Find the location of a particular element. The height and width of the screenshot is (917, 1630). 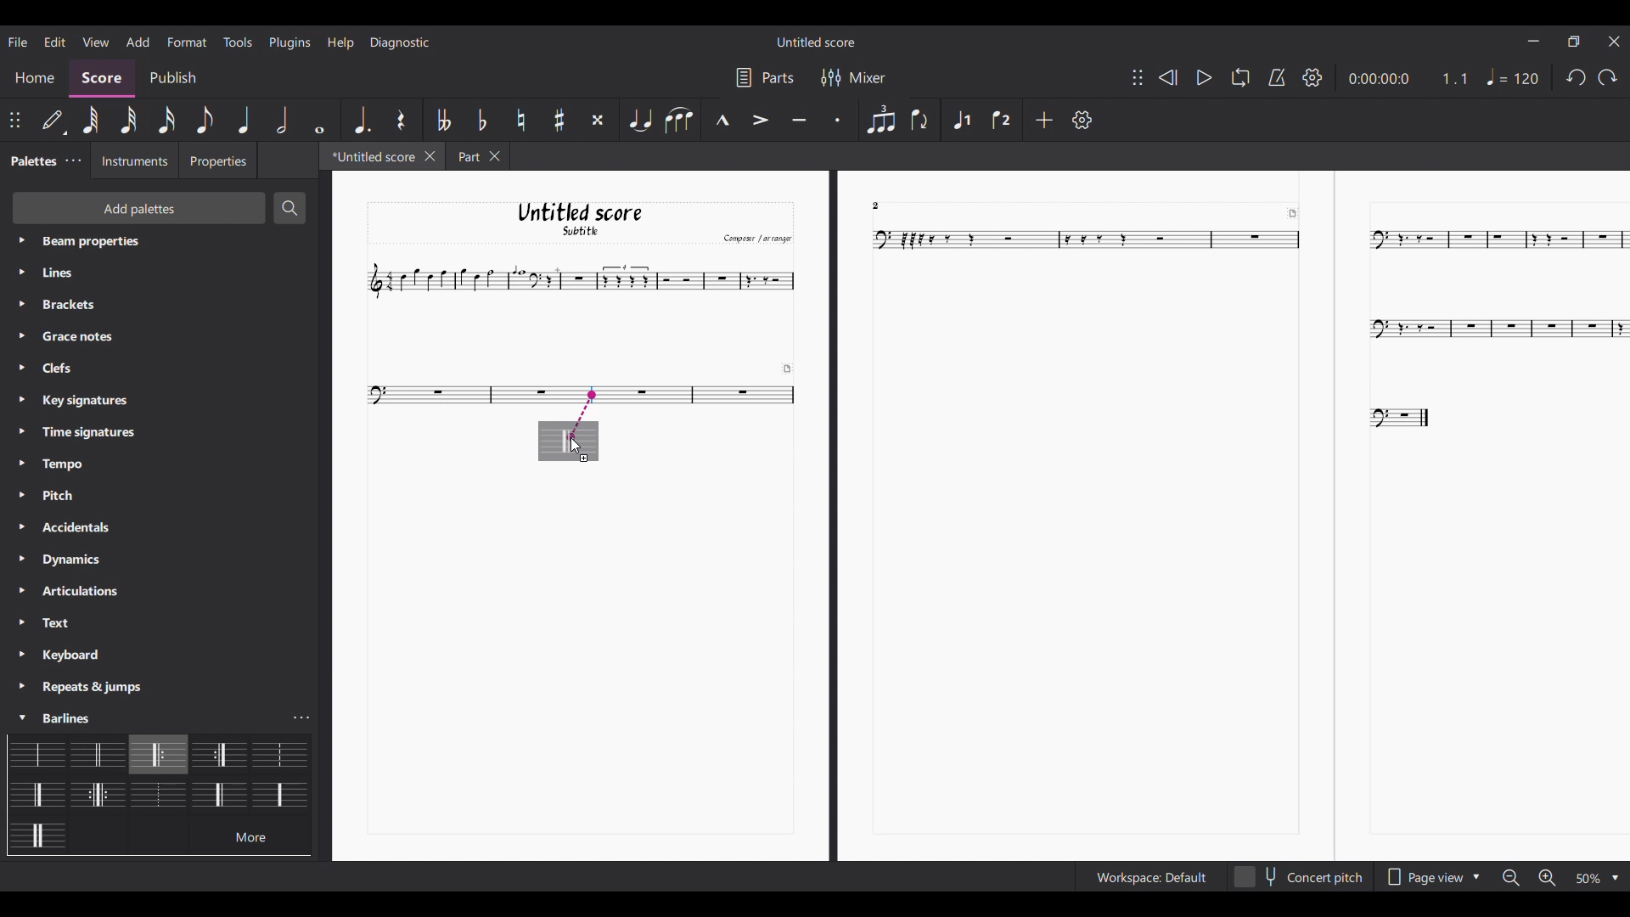

Palette settings is located at coordinates (100, 245).